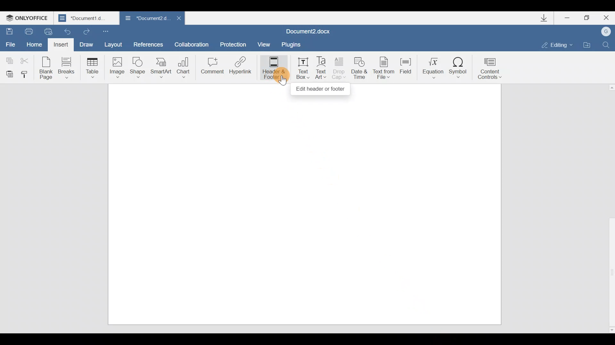  What do you see at coordinates (111, 31) in the screenshot?
I see `Customize quick access toolbar` at bounding box center [111, 31].